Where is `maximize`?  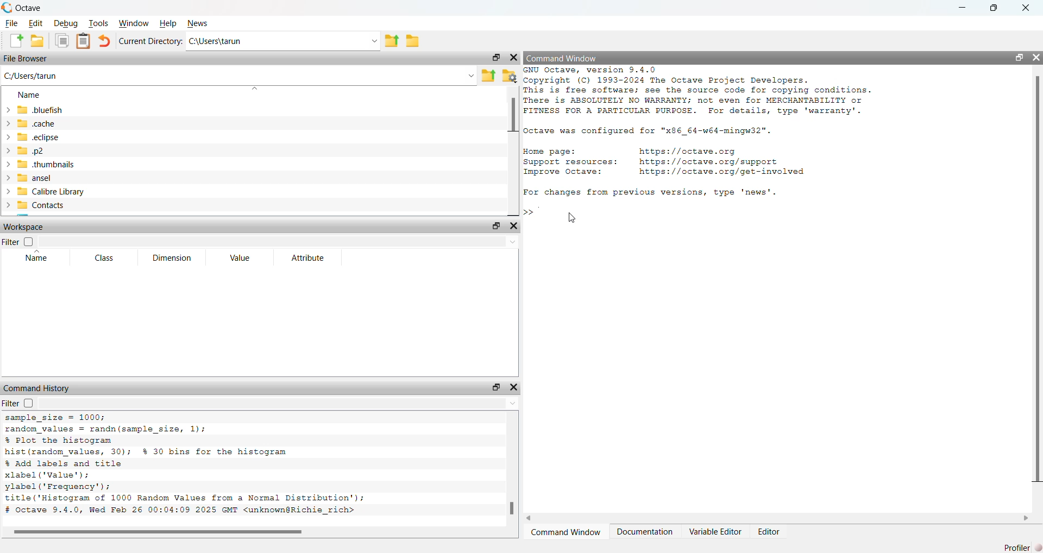 maximize is located at coordinates (494, 388).